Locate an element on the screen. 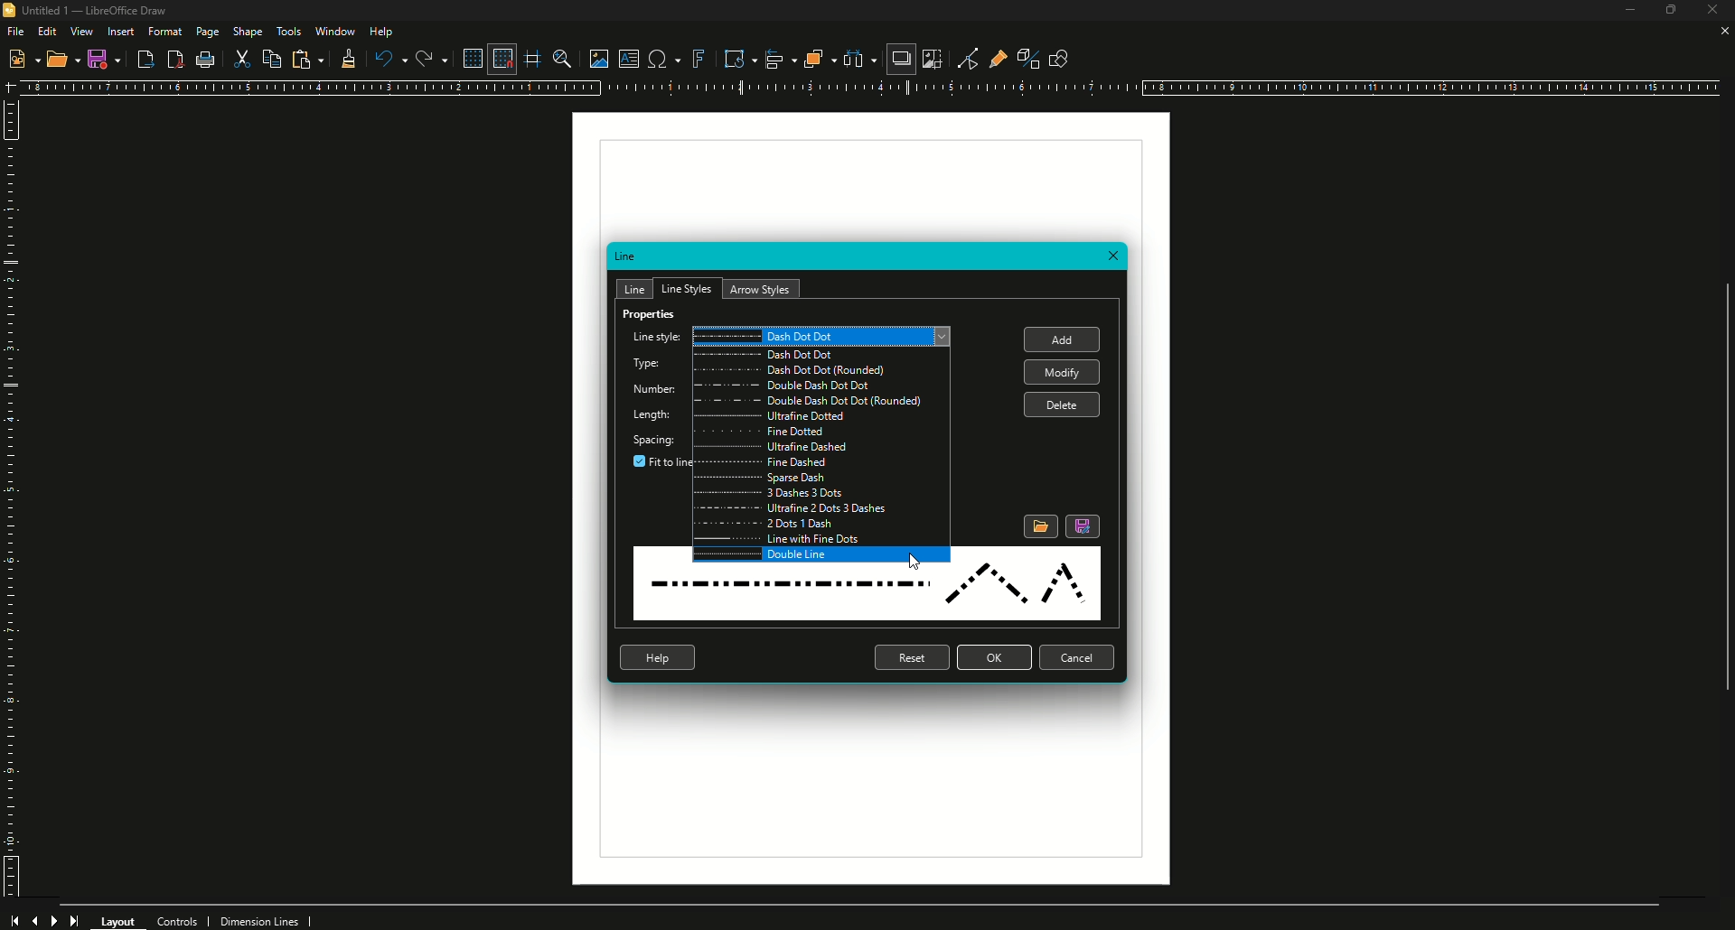  Cursor is located at coordinates (915, 557).